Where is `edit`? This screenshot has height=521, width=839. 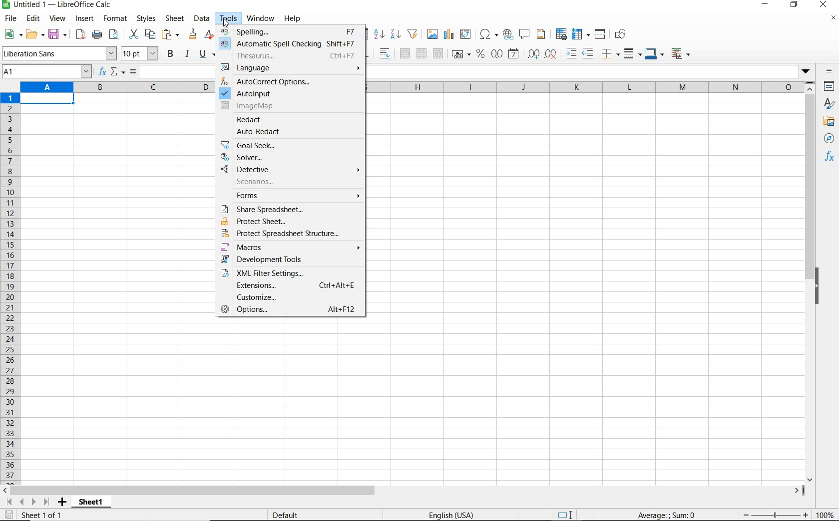 edit is located at coordinates (33, 18).